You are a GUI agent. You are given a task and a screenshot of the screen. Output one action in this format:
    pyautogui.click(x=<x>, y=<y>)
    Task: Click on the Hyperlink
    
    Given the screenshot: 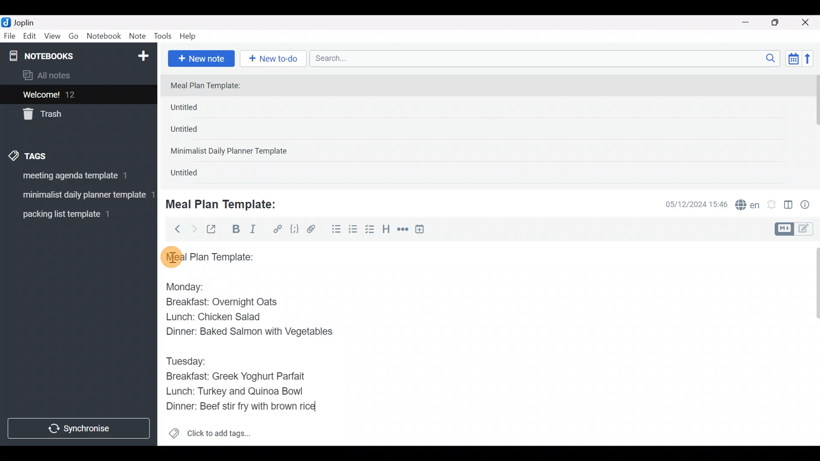 What is the action you would take?
    pyautogui.click(x=278, y=229)
    